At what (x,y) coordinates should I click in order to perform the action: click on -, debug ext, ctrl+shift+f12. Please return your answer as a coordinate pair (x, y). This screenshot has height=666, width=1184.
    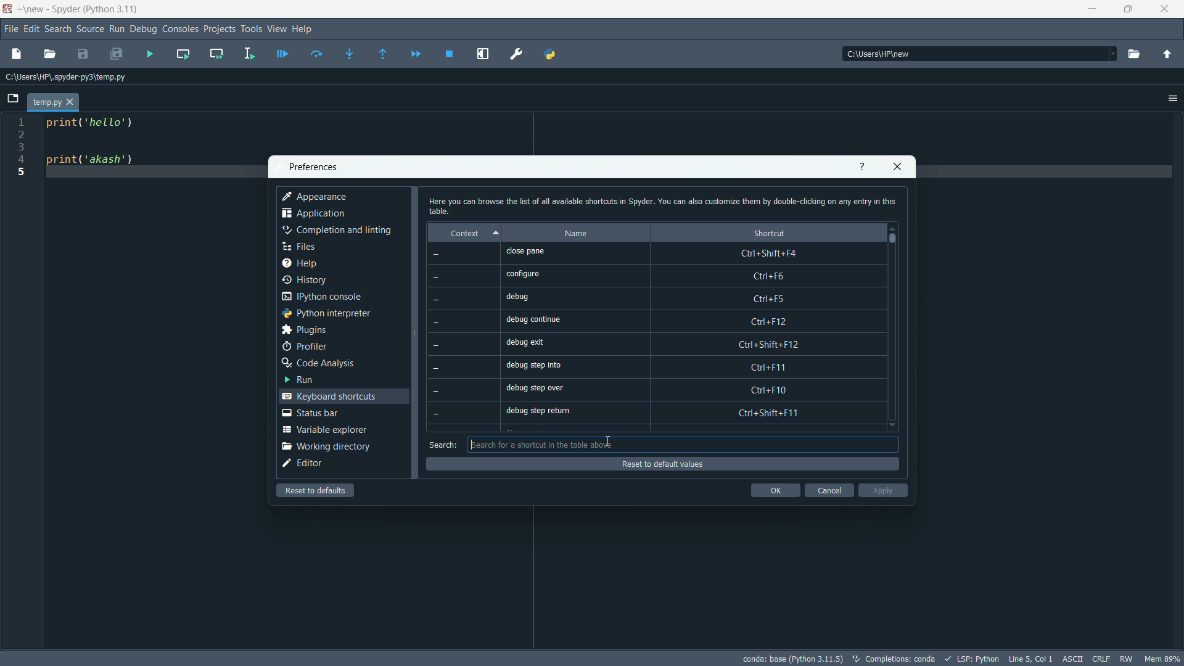
    Looking at the image, I should click on (653, 345).